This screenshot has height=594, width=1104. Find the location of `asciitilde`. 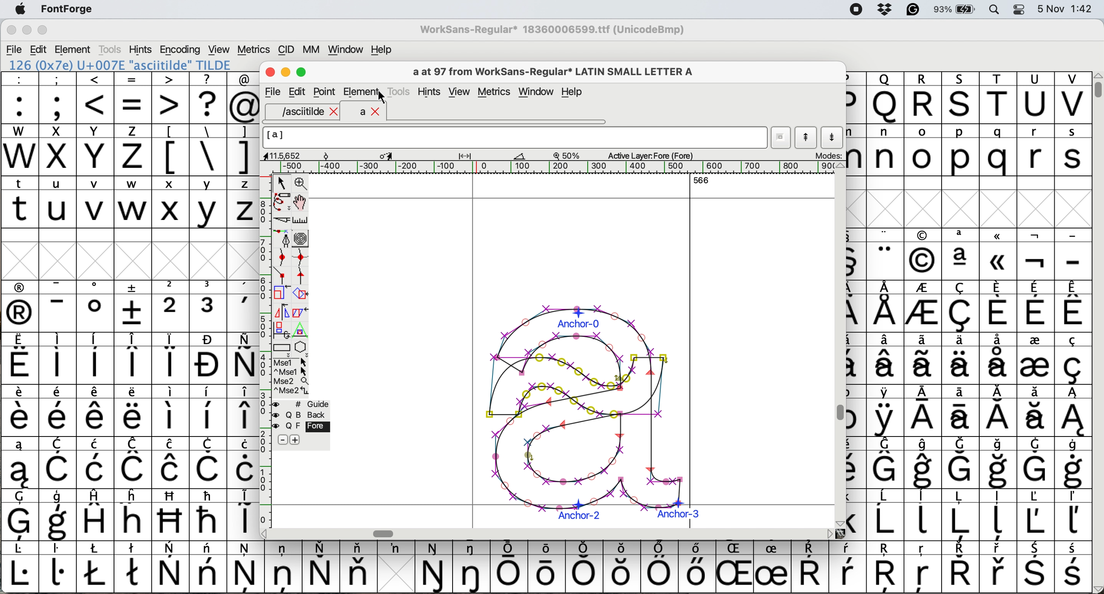

asciitilde is located at coordinates (308, 112).